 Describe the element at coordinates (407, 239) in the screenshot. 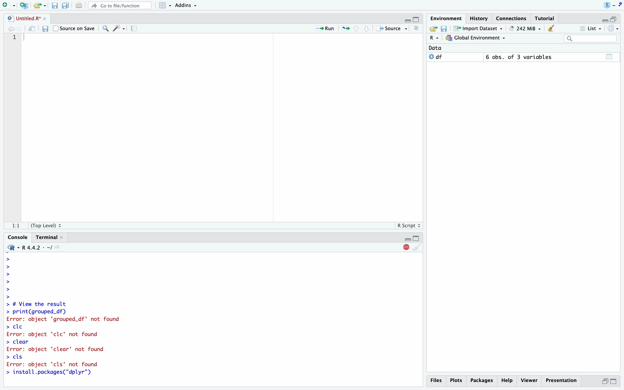

I see `Hide` at that location.